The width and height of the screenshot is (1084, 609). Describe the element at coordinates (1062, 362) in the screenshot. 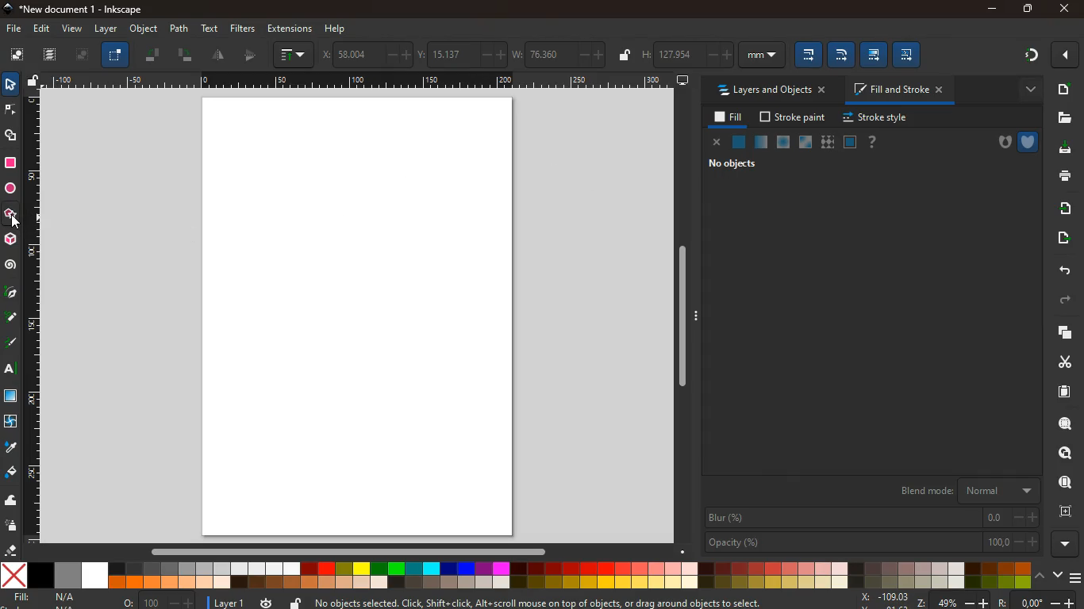

I see `cut` at that location.